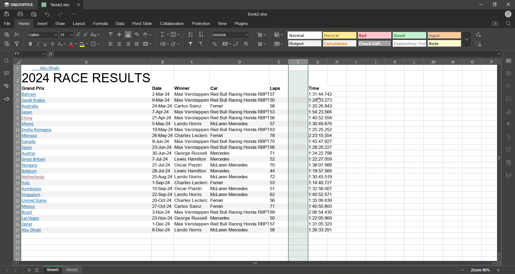 The width and height of the screenshot is (515, 274). What do you see at coordinates (152, 189) in the screenshot?
I see `Azerbaijan 15-Sep-24 Oscar Piast McLaren Mercedes 7) | 1:32:58.007` at bounding box center [152, 189].